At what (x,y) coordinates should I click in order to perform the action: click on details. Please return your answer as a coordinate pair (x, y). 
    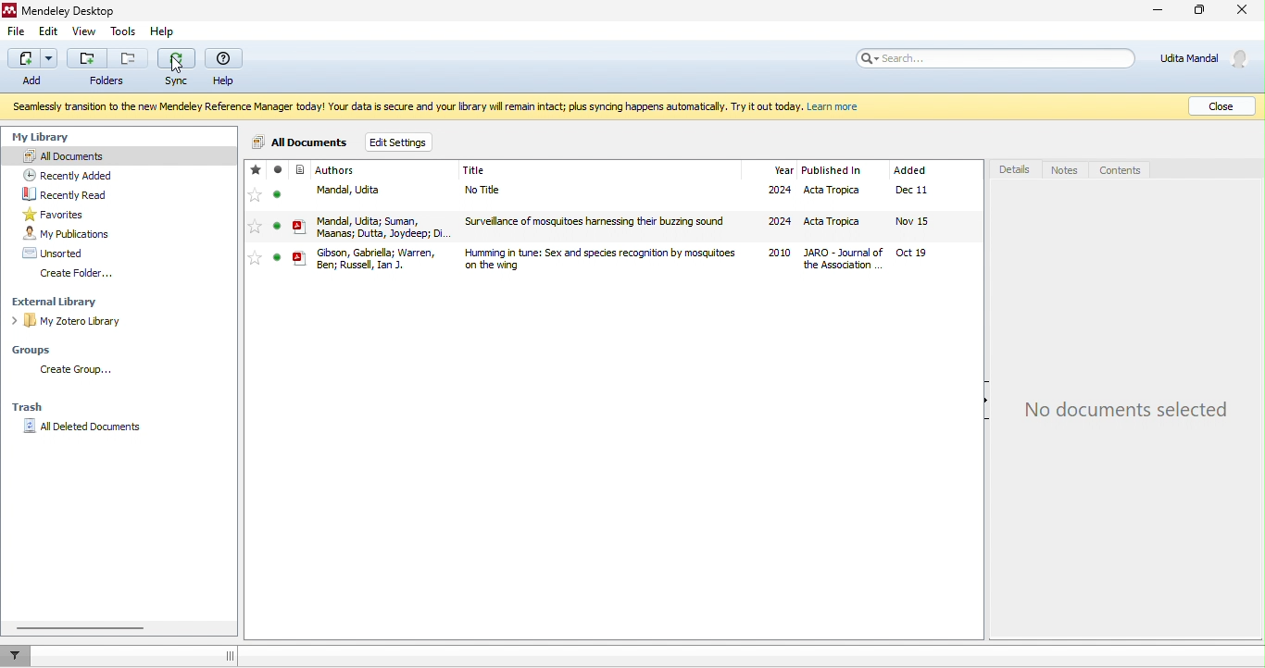
    Looking at the image, I should click on (1015, 168).